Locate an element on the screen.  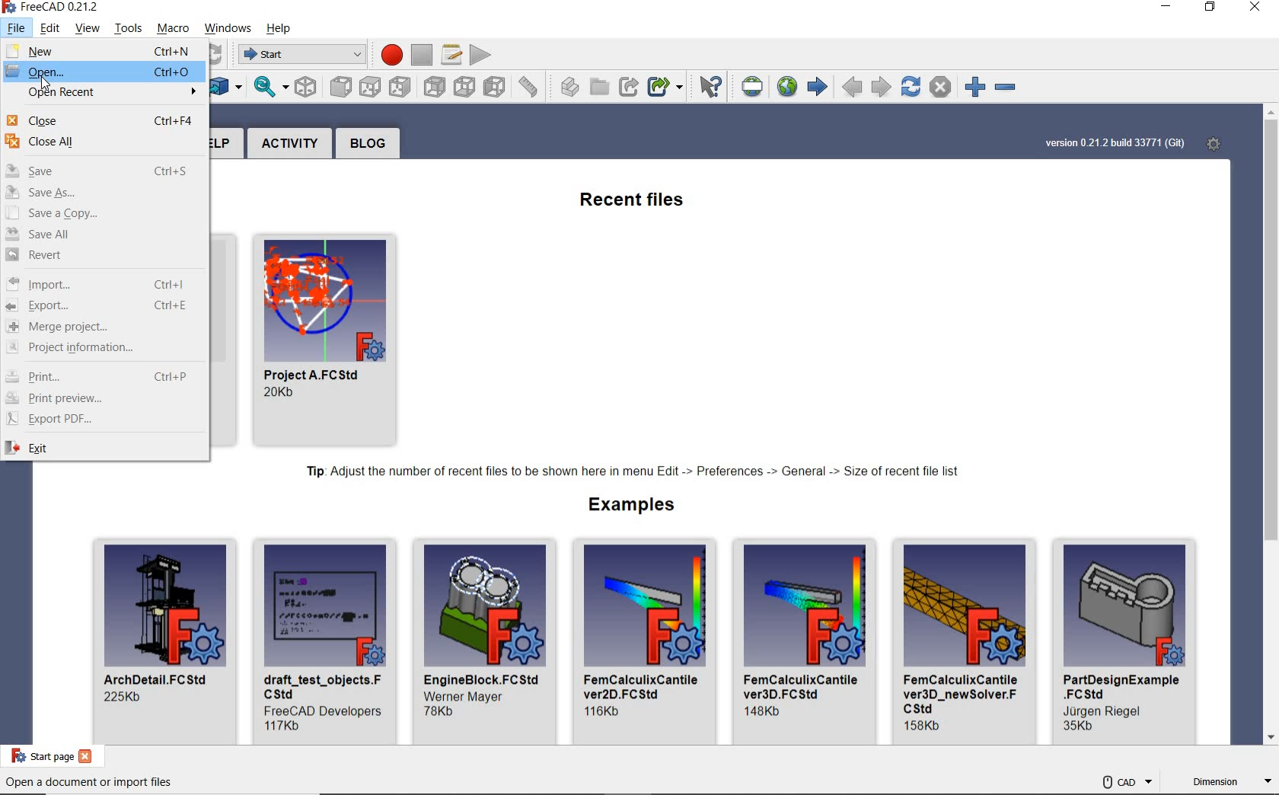
image is located at coordinates (805, 604).